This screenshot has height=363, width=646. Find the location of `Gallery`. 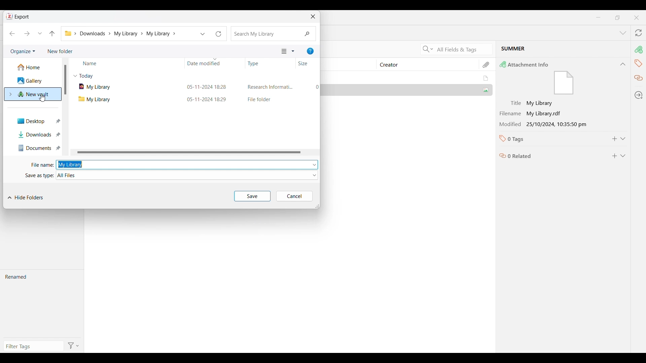

Gallery is located at coordinates (33, 81).